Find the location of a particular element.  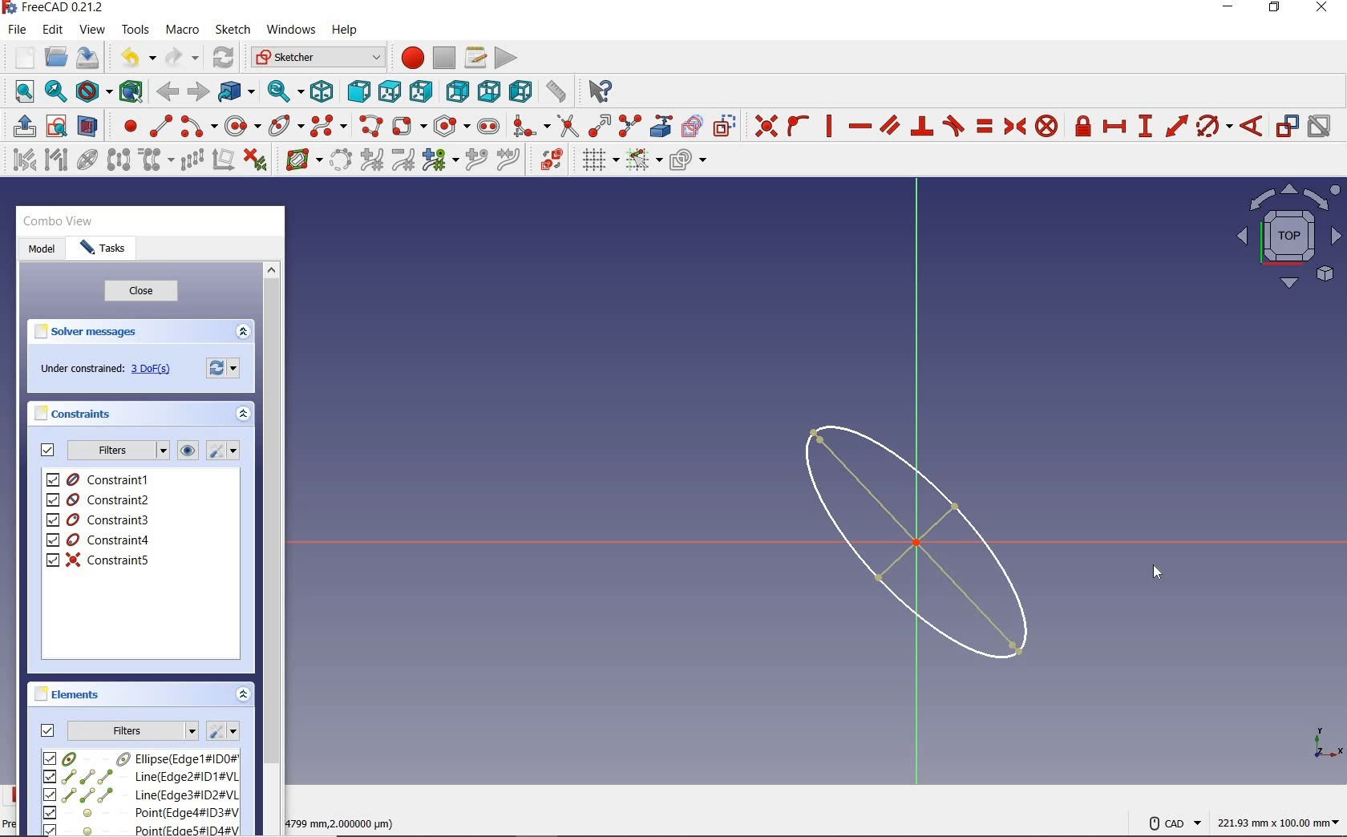

trim edge is located at coordinates (567, 125).